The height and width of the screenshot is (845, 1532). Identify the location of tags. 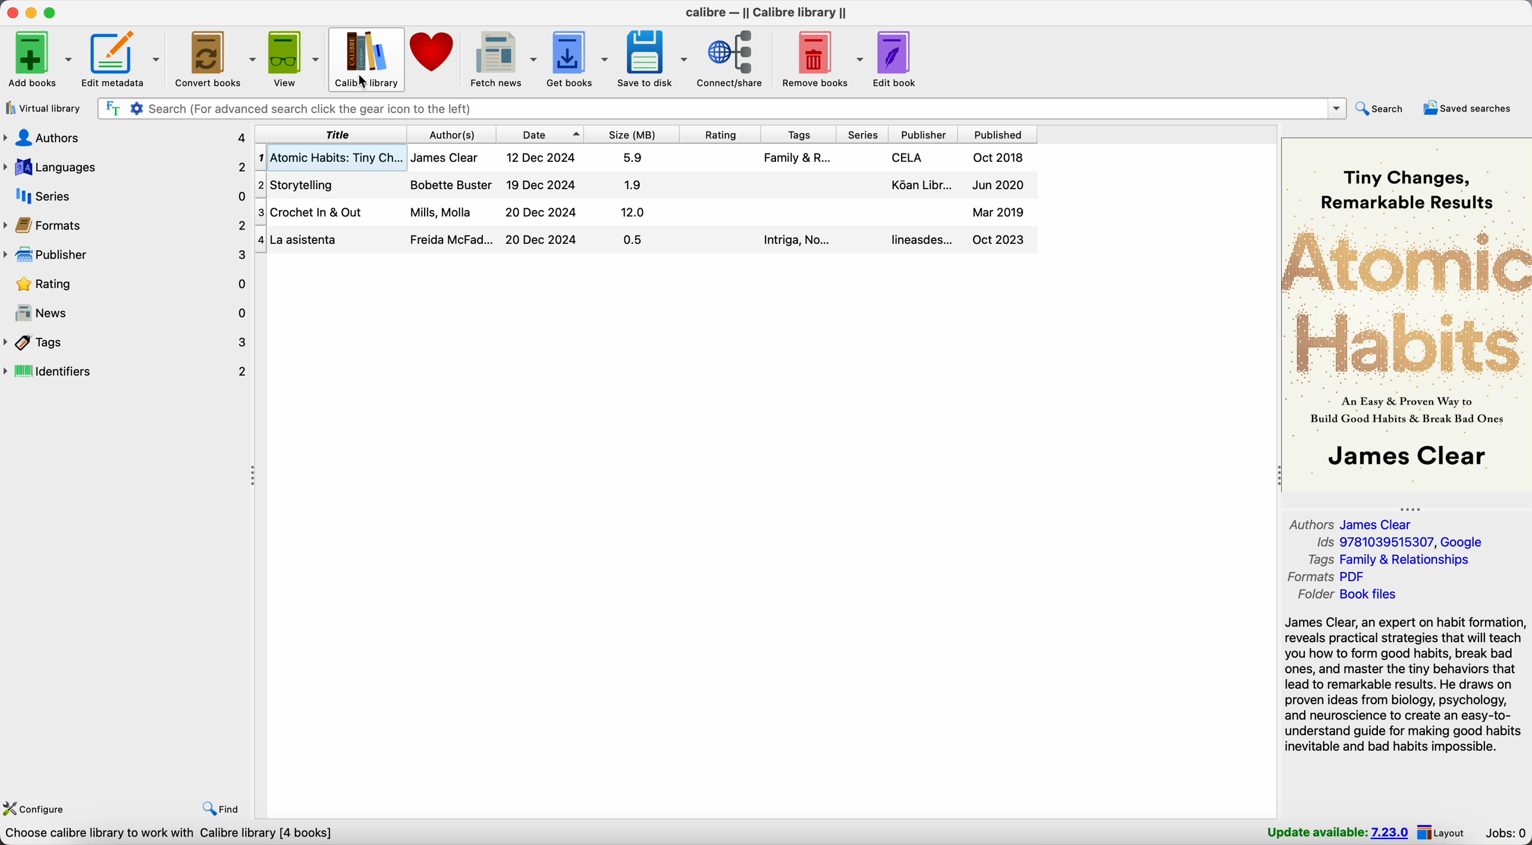
(798, 134).